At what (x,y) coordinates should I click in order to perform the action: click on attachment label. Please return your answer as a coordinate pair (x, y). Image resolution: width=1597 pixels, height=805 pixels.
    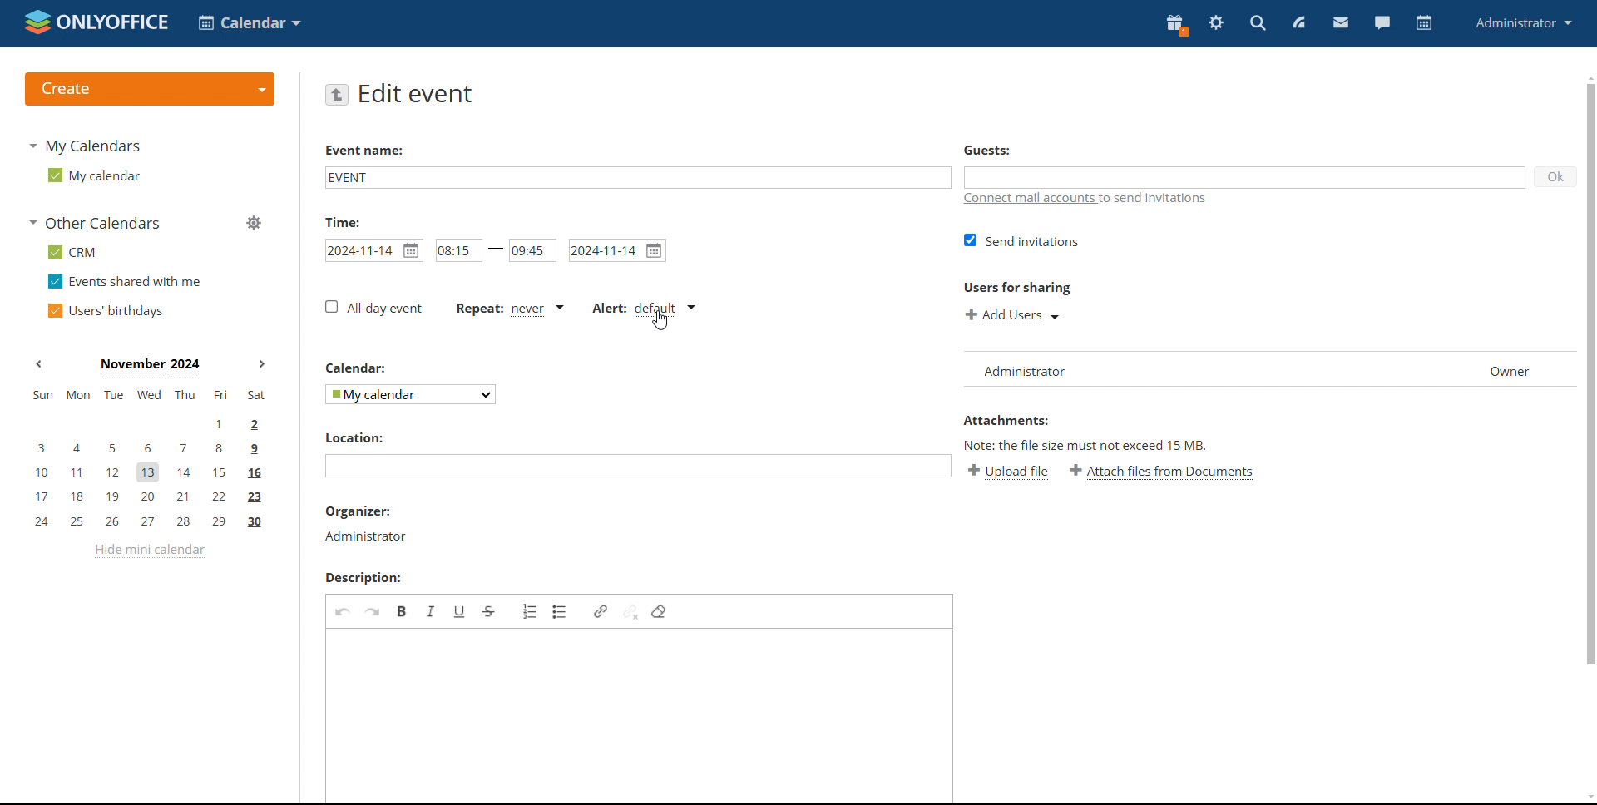
    Looking at the image, I should click on (1014, 419).